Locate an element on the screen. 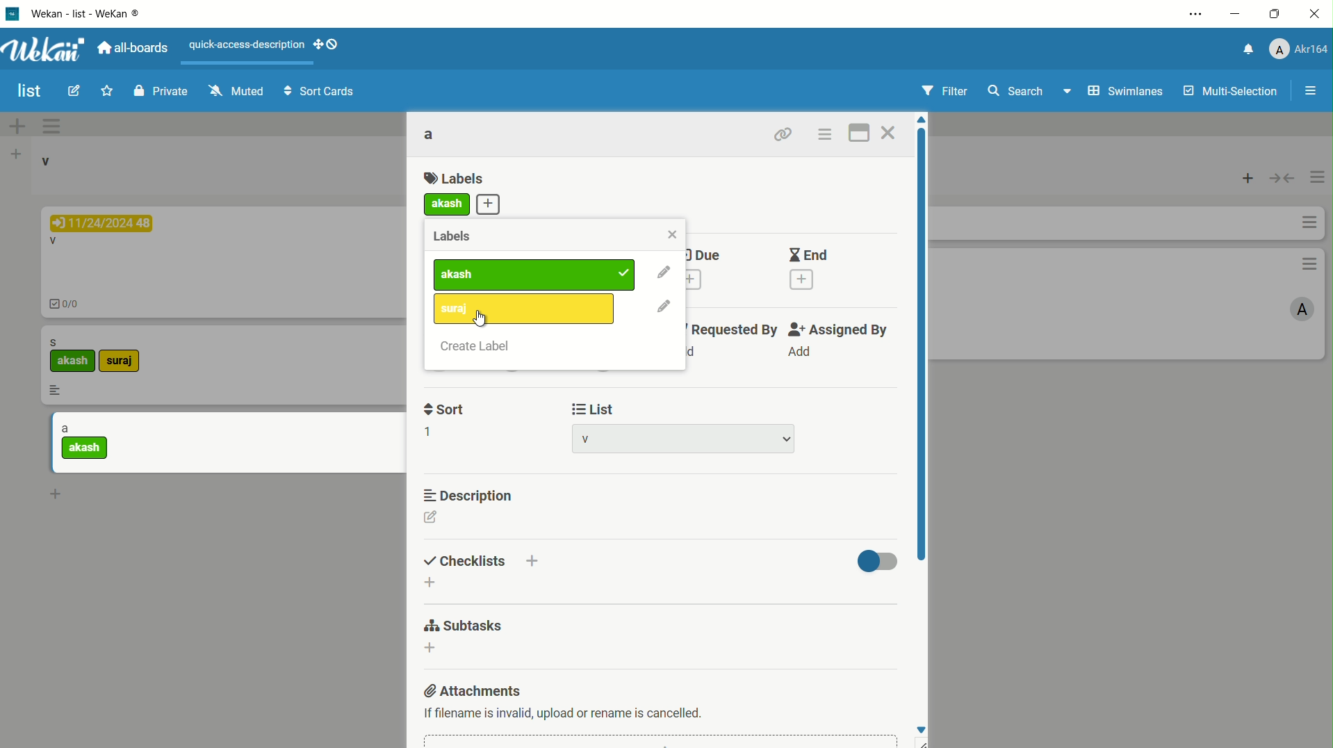 This screenshot has height=748, width=1333. description is located at coordinates (466, 495).